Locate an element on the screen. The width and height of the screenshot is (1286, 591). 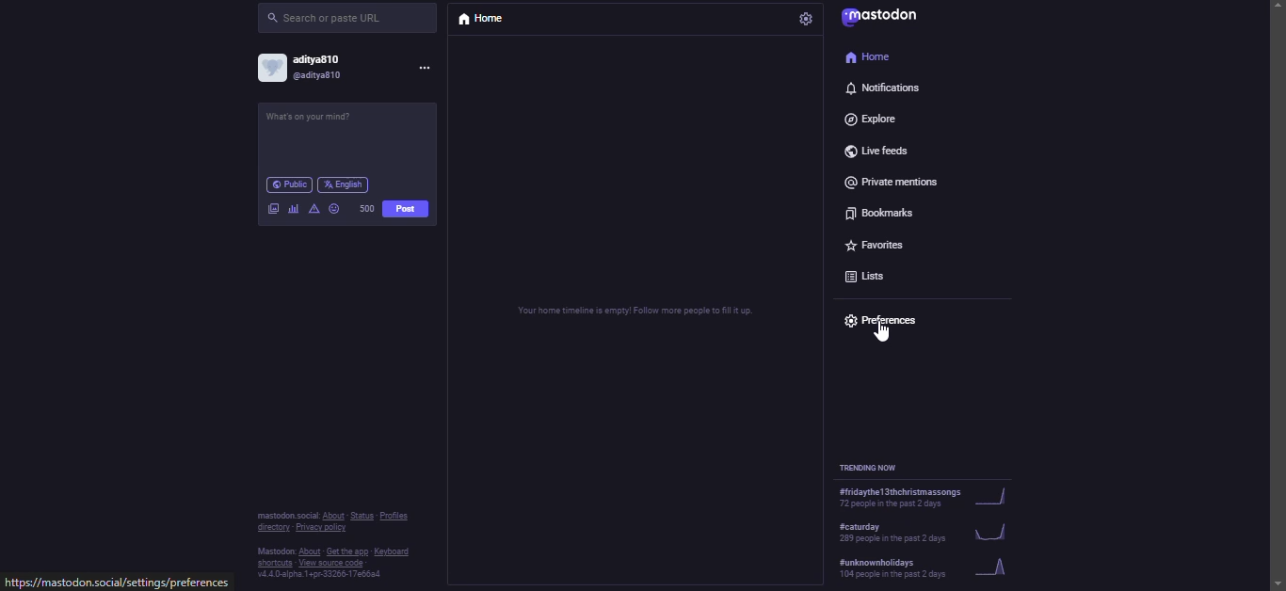
image is located at coordinates (272, 207).